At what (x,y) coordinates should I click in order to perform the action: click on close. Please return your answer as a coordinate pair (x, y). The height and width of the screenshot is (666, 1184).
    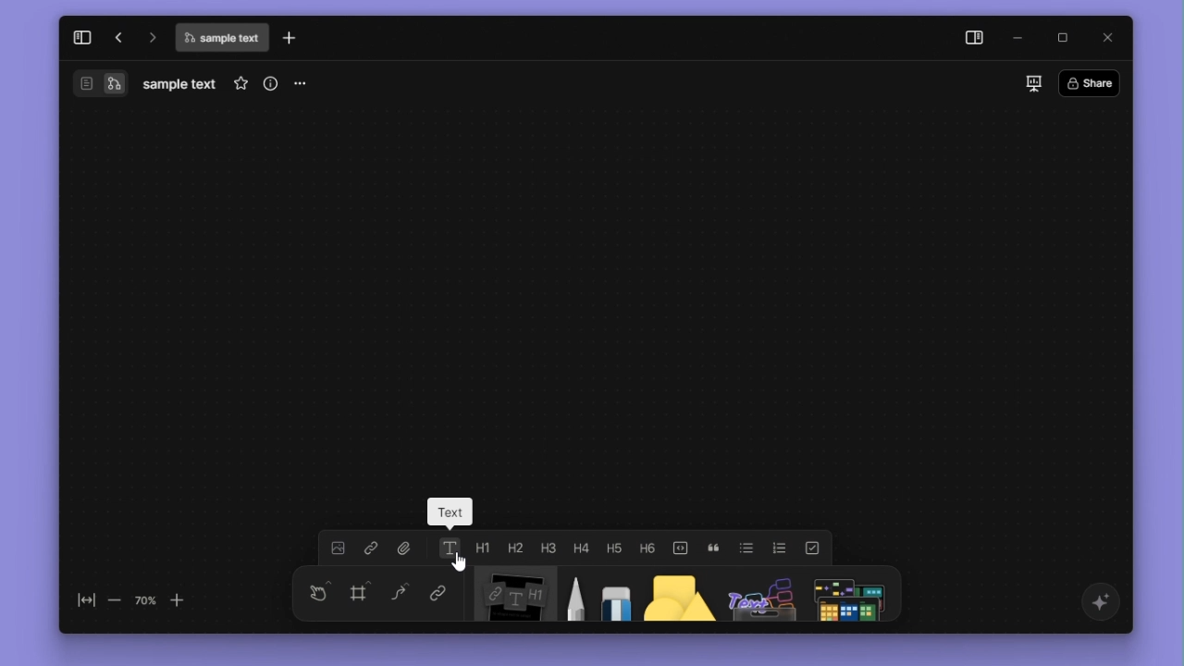
    Looking at the image, I should click on (1104, 37).